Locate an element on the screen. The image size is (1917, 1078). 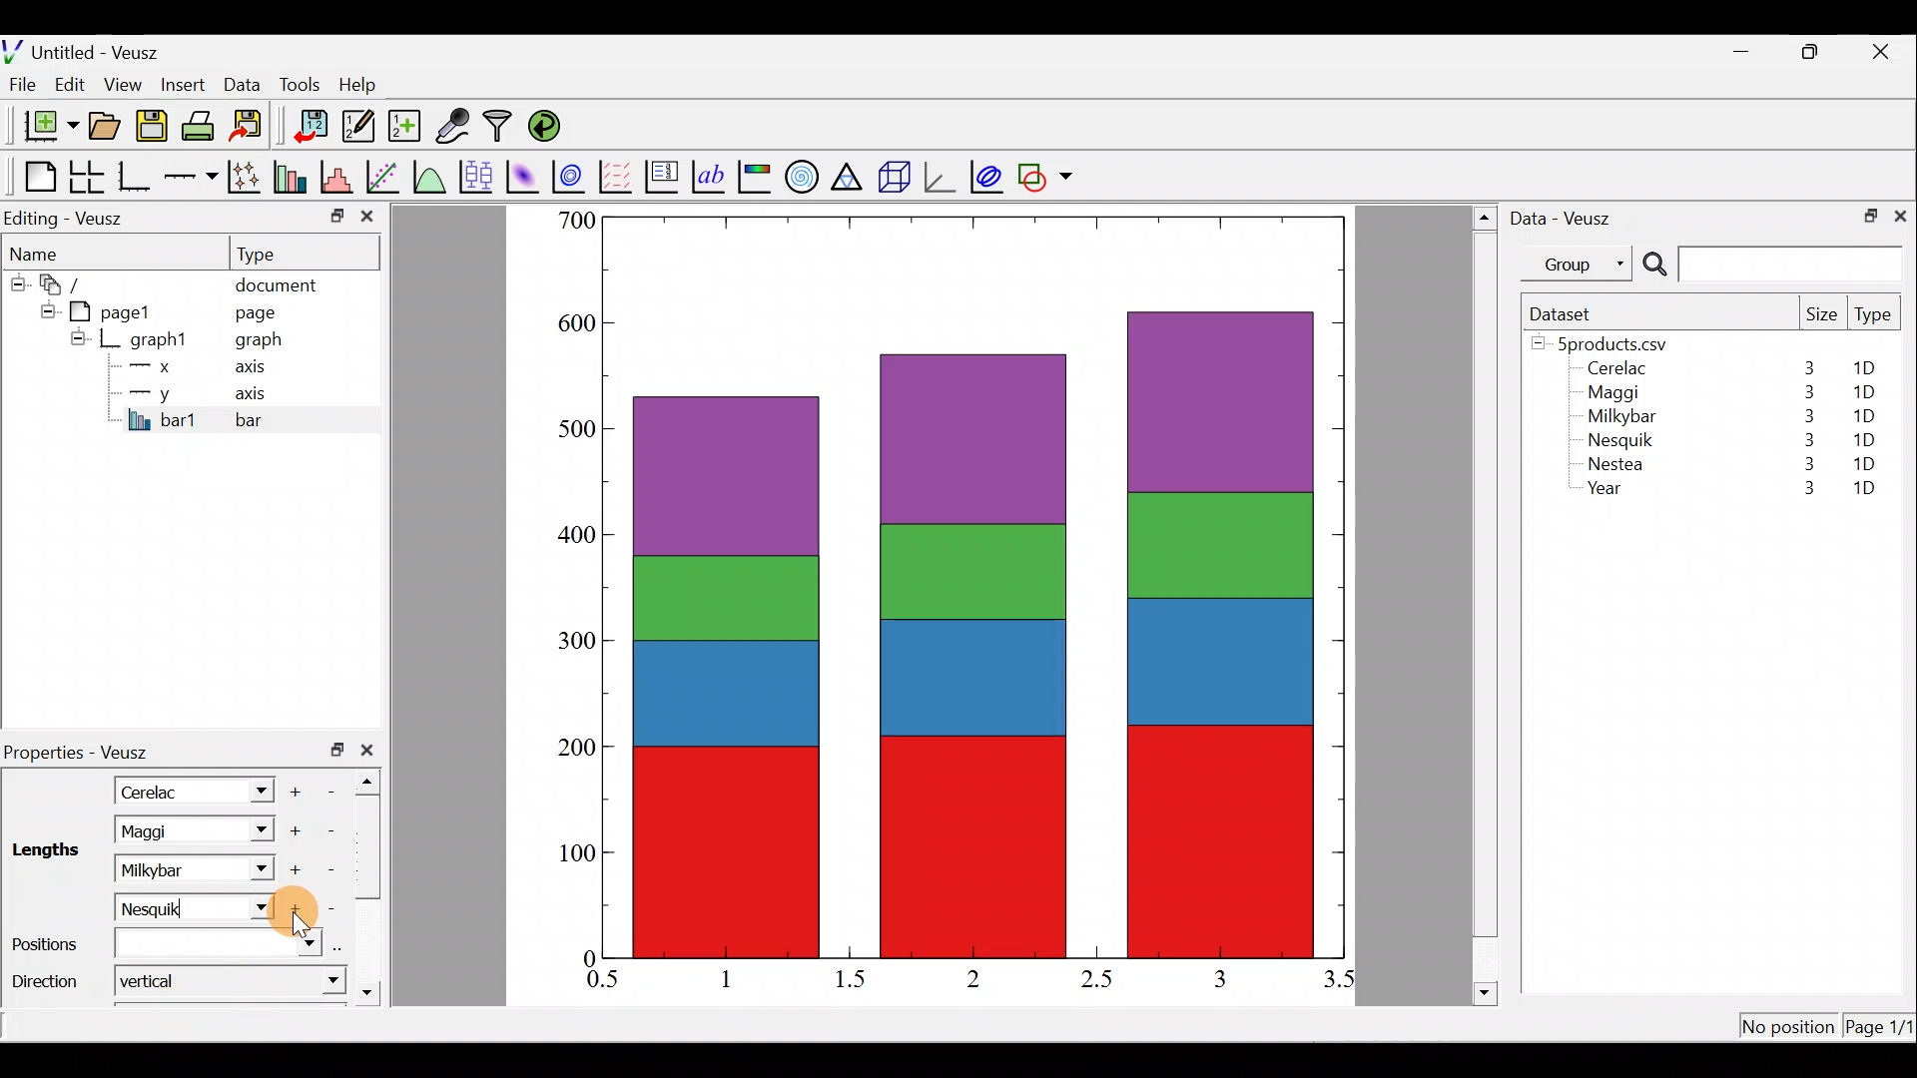
3d graph is located at coordinates (940, 175).